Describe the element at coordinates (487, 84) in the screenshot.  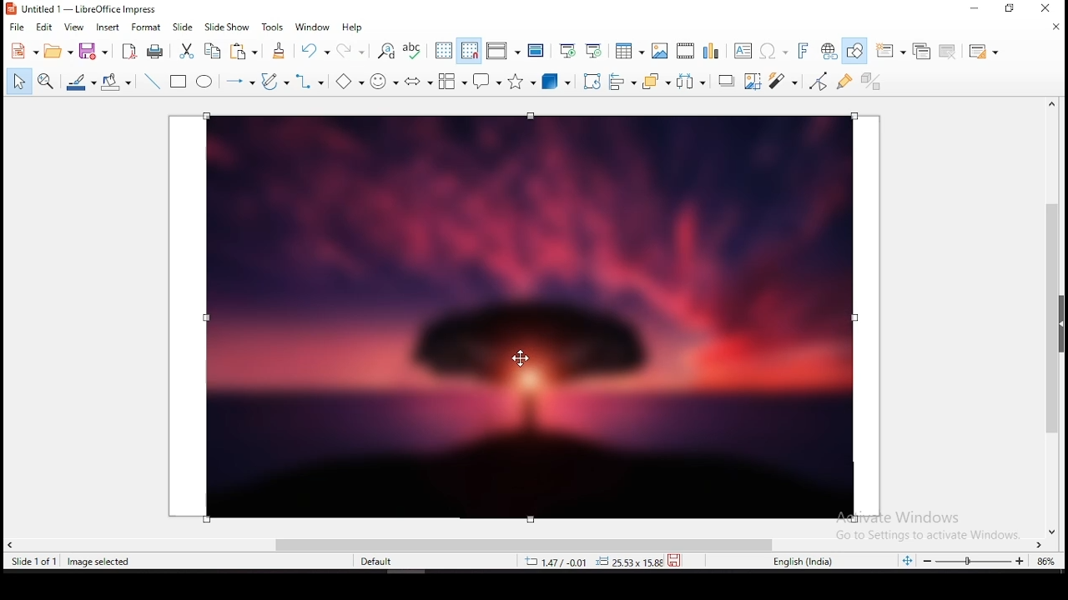
I see `callout shape` at that location.